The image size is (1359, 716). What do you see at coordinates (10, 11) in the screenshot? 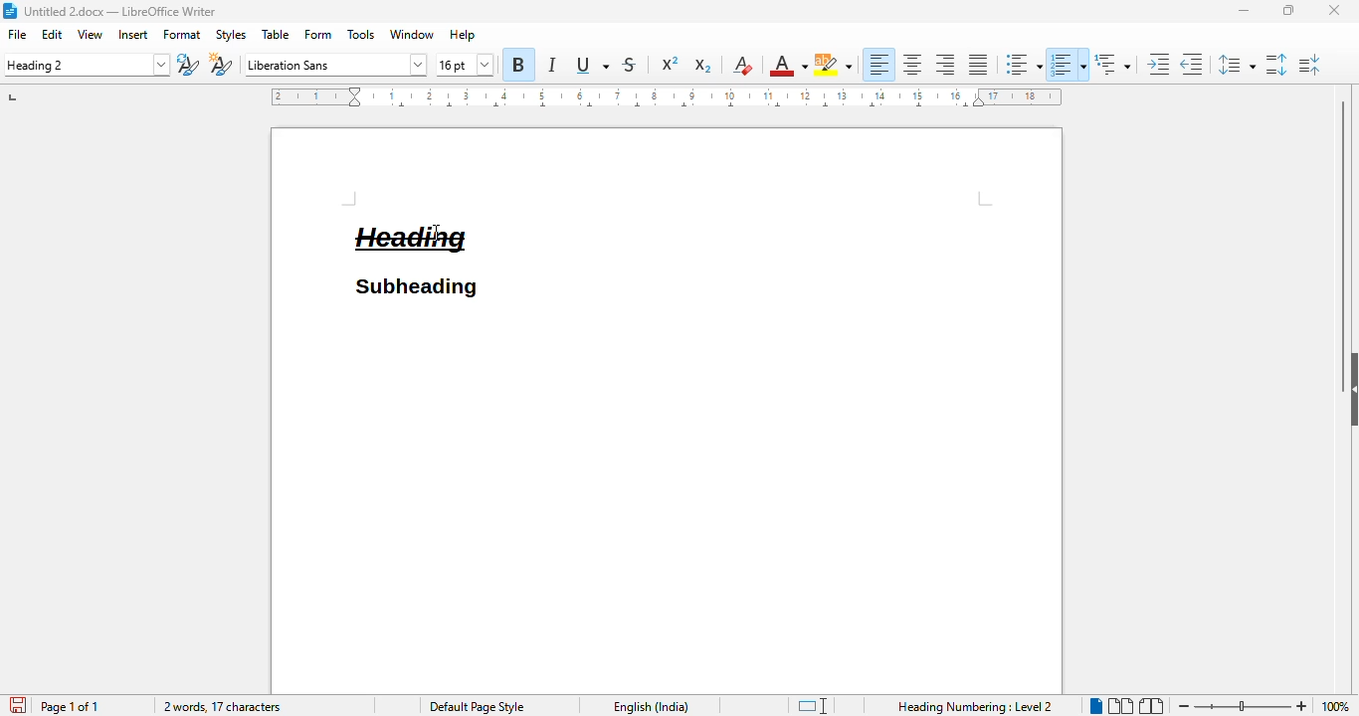
I see `logo` at bounding box center [10, 11].